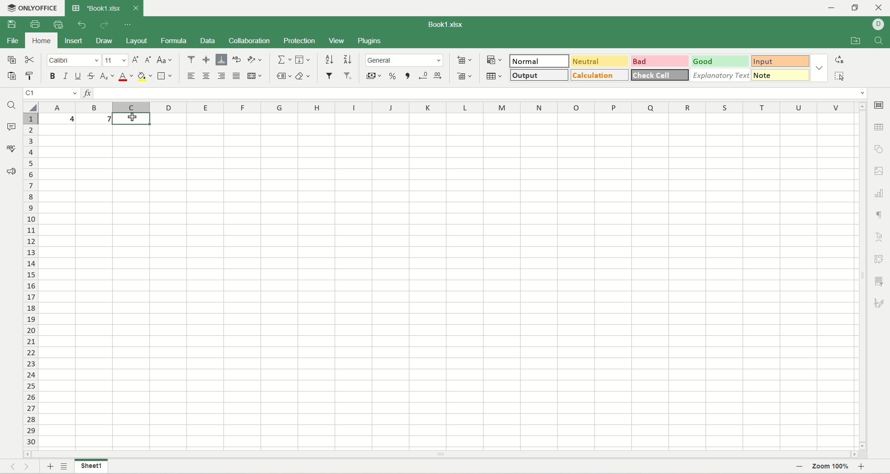 Image resolution: width=890 pixels, height=474 pixels. What do you see at coordinates (440, 76) in the screenshot?
I see `increase decimal` at bounding box center [440, 76].